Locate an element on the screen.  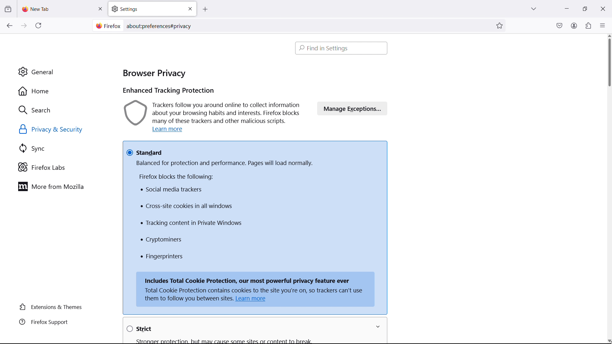
manage exceptions is located at coordinates (353, 108).